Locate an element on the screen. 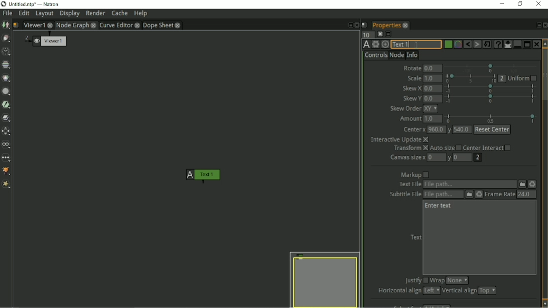  selection bar is located at coordinates (489, 67).